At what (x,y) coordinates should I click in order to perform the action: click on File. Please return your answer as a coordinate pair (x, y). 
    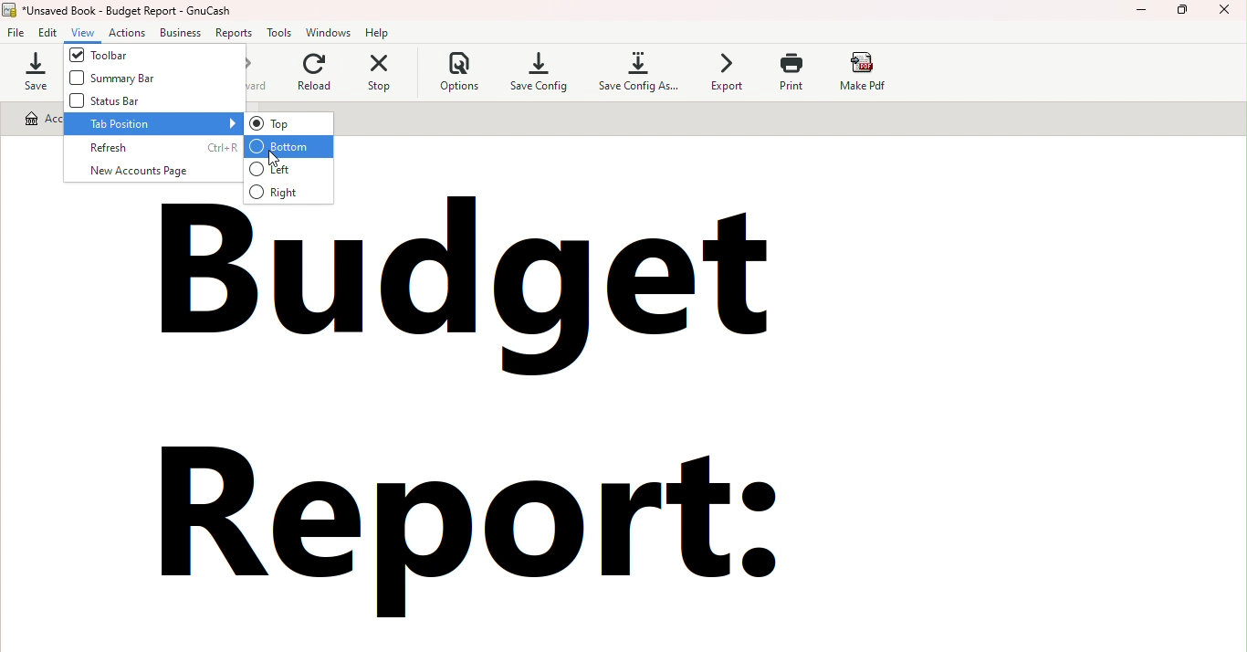
    Looking at the image, I should click on (17, 31).